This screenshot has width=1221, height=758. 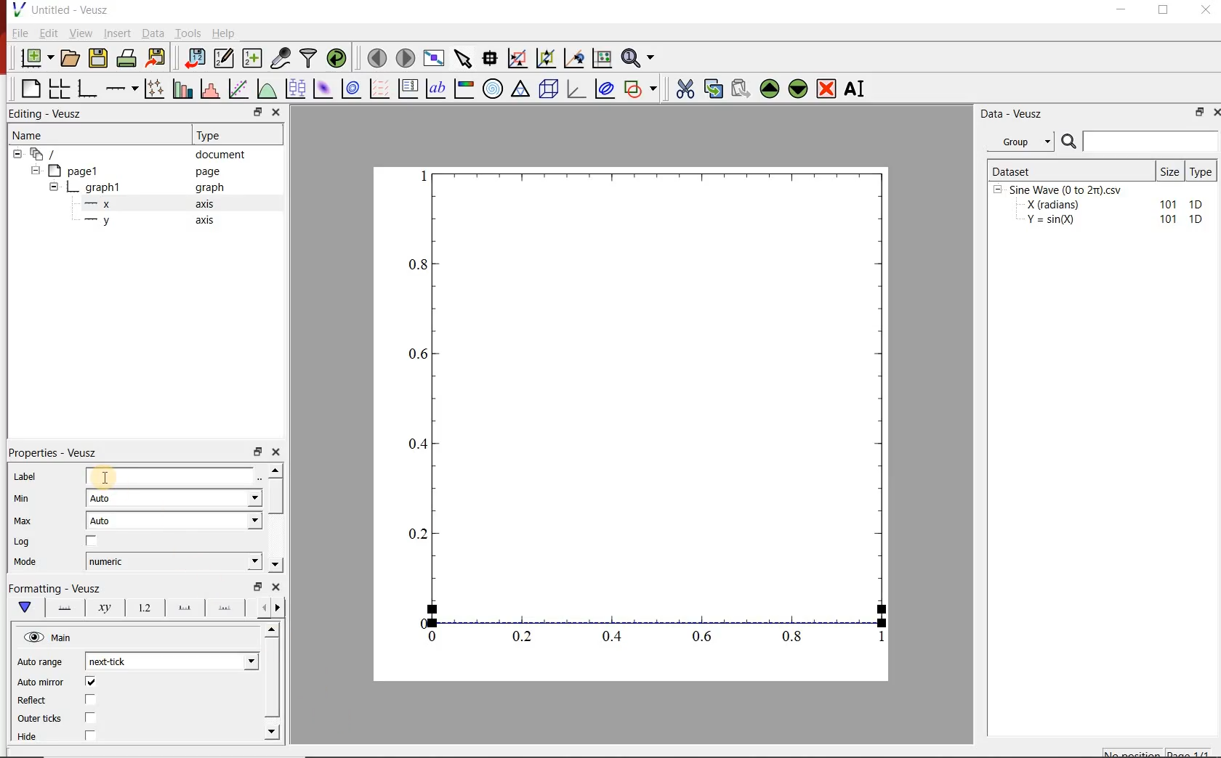 What do you see at coordinates (28, 738) in the screenshot?
I see `‘Hide` at bounding box center [28, 738].